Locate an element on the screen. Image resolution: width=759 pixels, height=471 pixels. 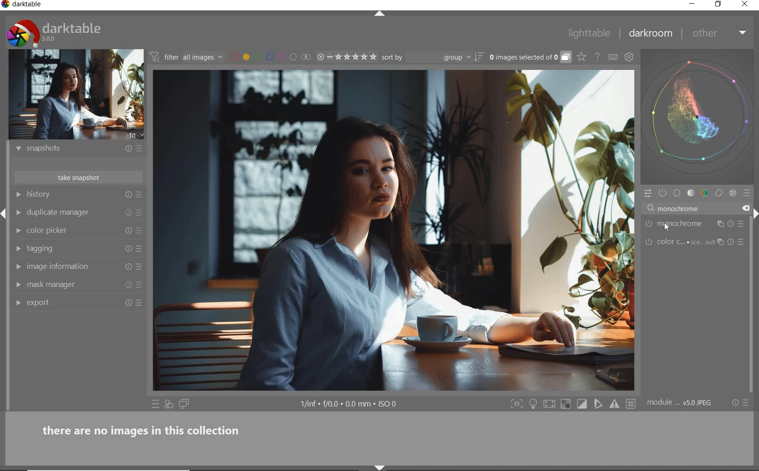
show module is located at coordinates (18, 304).